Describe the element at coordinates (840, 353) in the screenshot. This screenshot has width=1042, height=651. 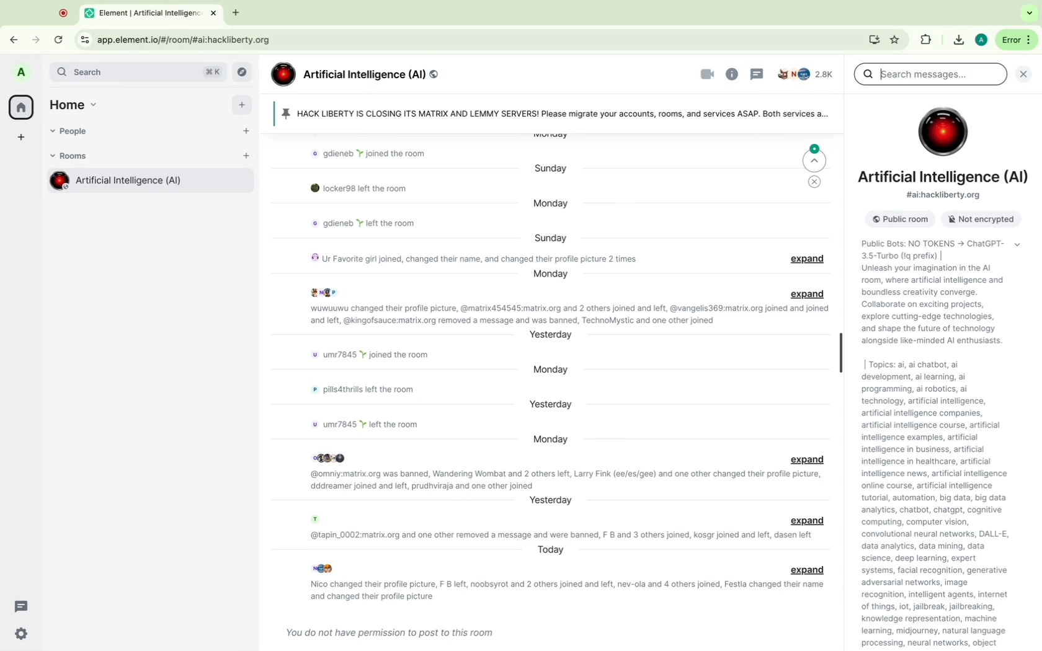
I see `scroll bar` at that location.